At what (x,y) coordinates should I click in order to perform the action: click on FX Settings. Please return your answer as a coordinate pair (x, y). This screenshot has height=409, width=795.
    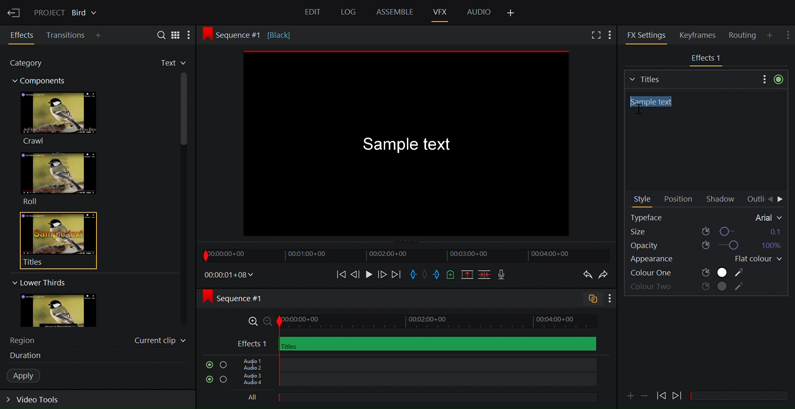
    Looking at the image, I should click on (646, 35).